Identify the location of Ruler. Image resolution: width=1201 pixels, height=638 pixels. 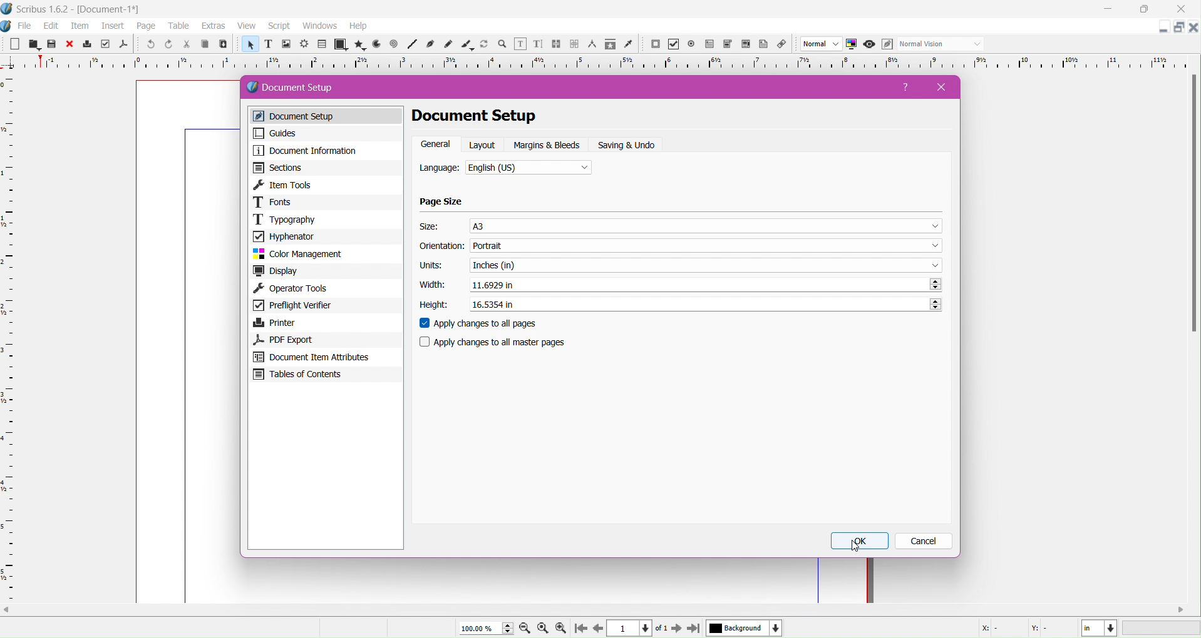
(9, 338).